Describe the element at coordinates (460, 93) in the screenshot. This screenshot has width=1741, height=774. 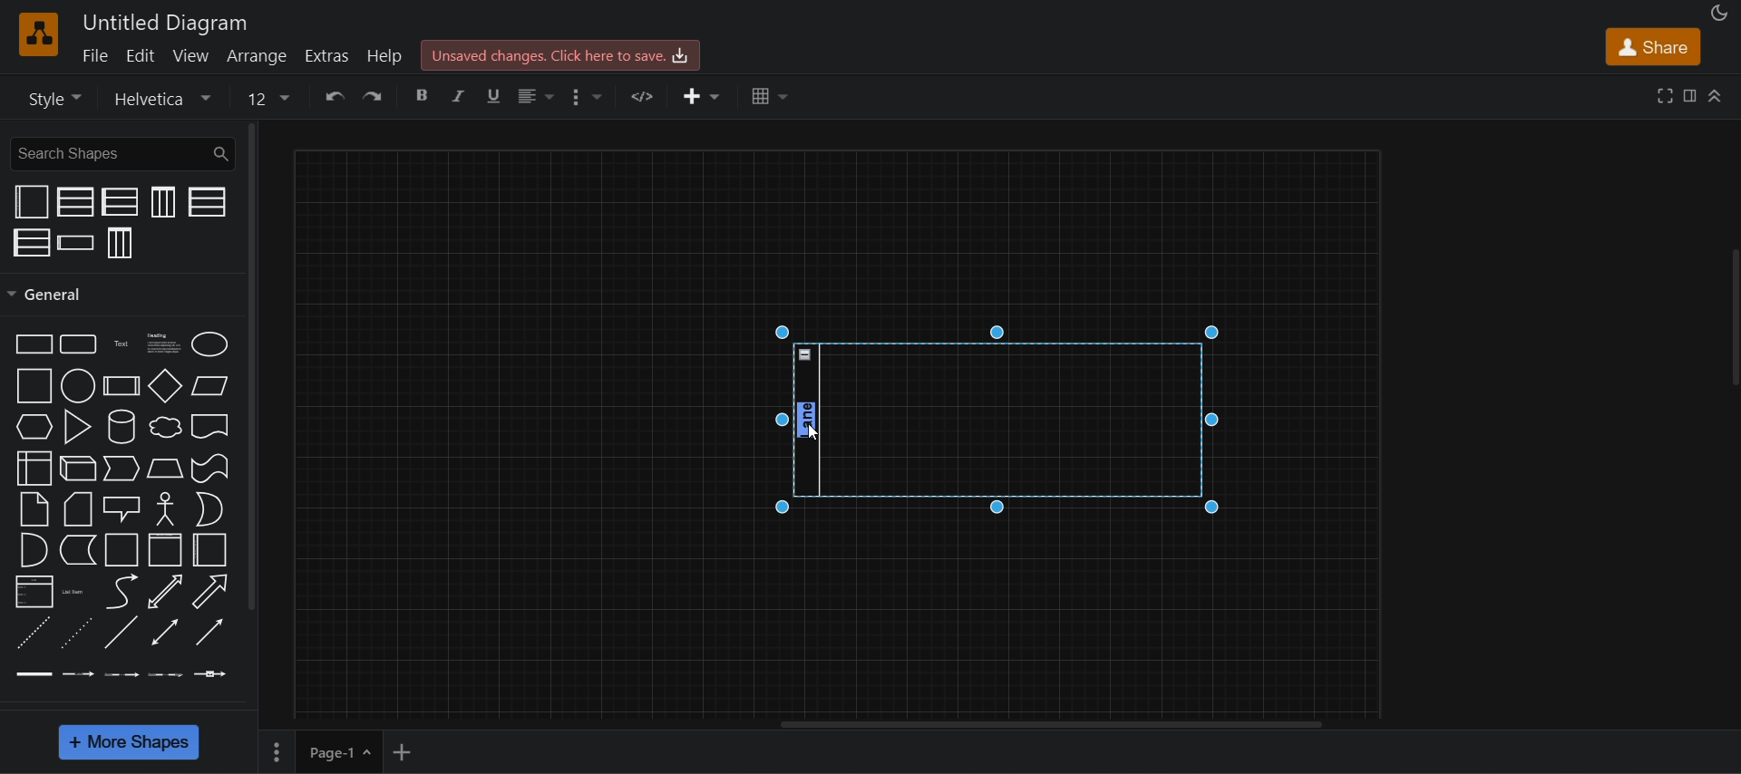
I see `italic` at that location.